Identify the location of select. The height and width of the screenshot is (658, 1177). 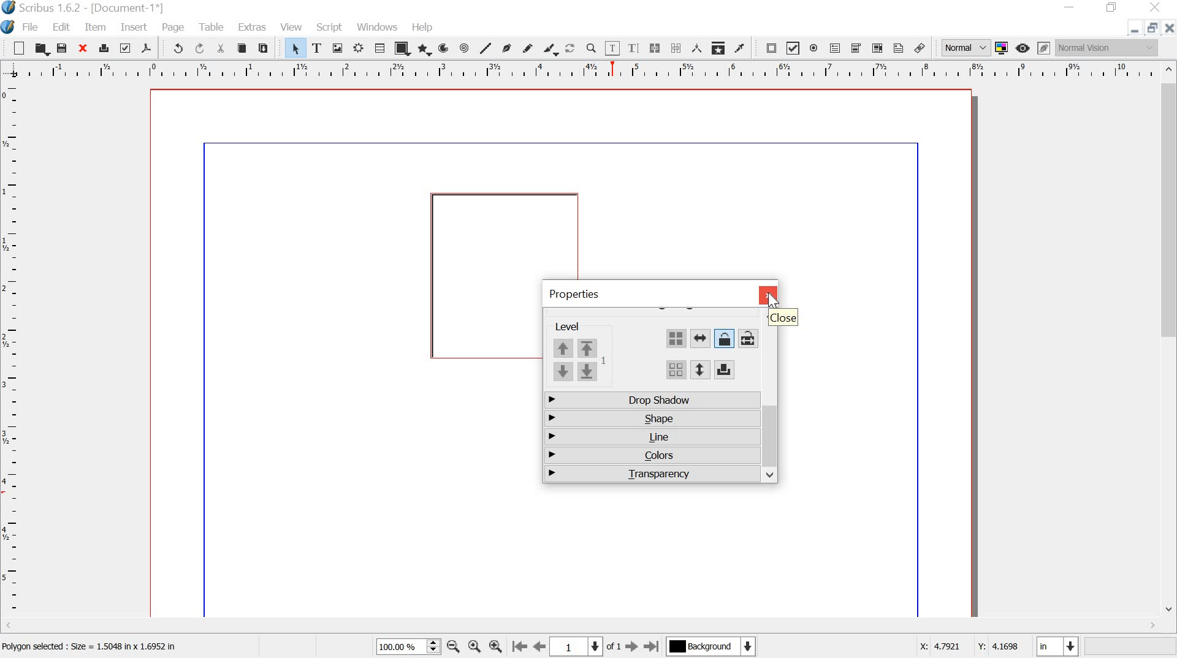
(290, 48).